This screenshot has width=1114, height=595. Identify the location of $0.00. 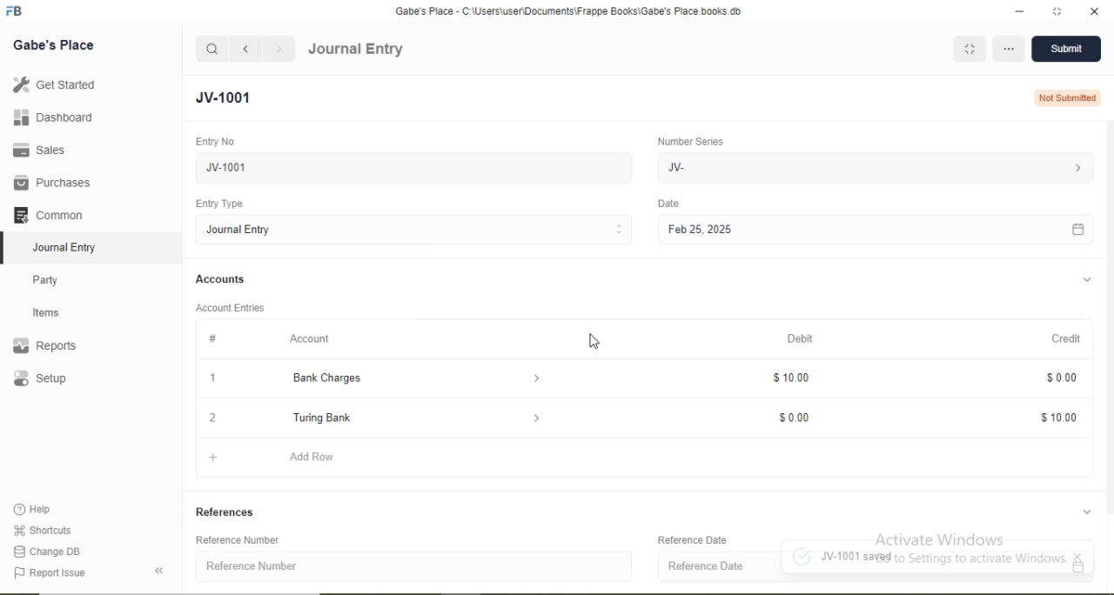
(1059, 378).